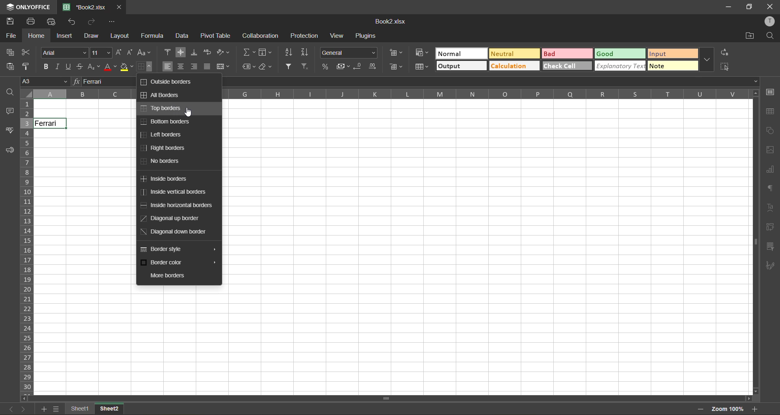  What do you see at coordinates (514, 66) in the screenshot?
I see `calculation` at bounding box center [514, 66].